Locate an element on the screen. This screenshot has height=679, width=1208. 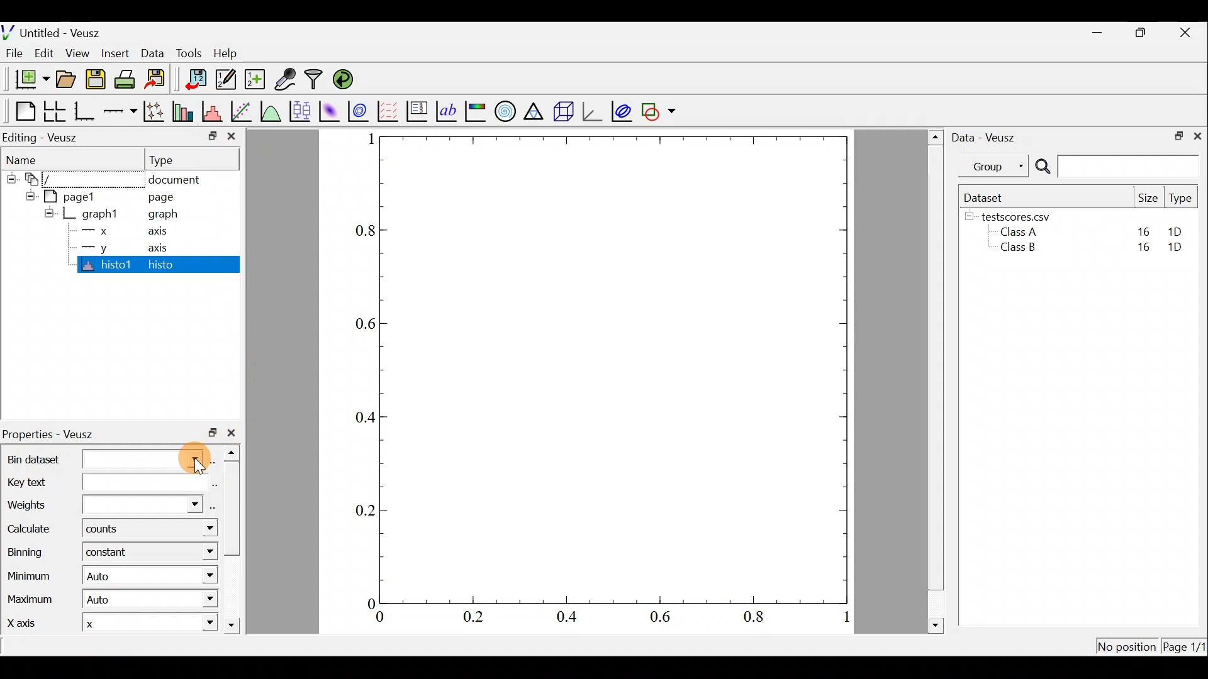
Close is located at coordinates (1188, 31).